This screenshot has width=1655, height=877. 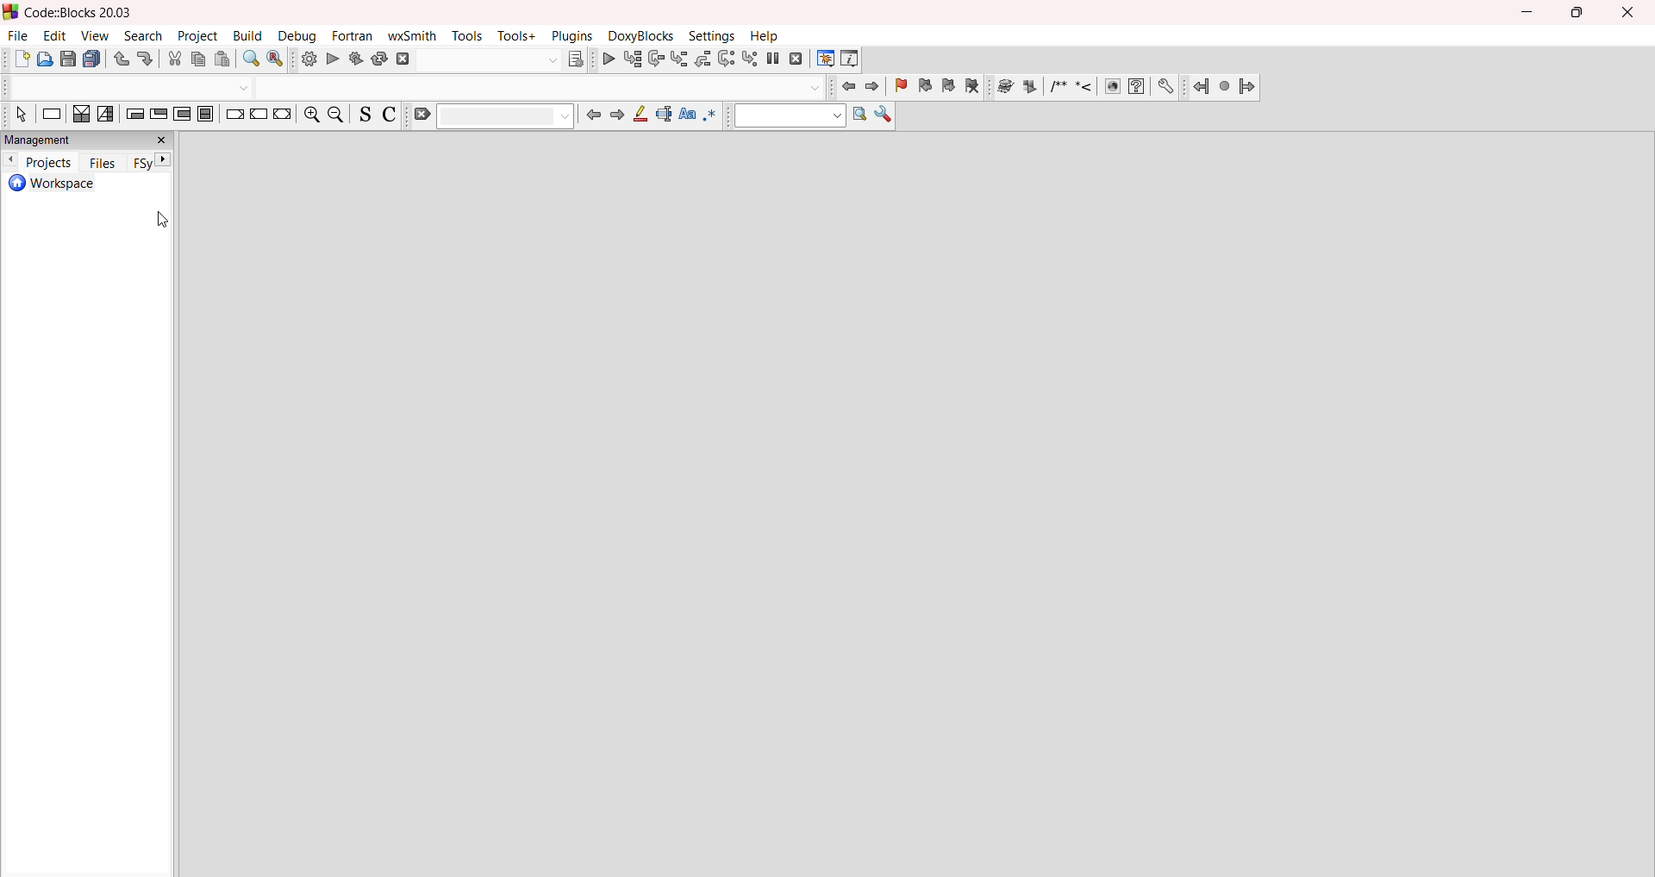 I want to click on debug continue, so click(x=607, y=59).